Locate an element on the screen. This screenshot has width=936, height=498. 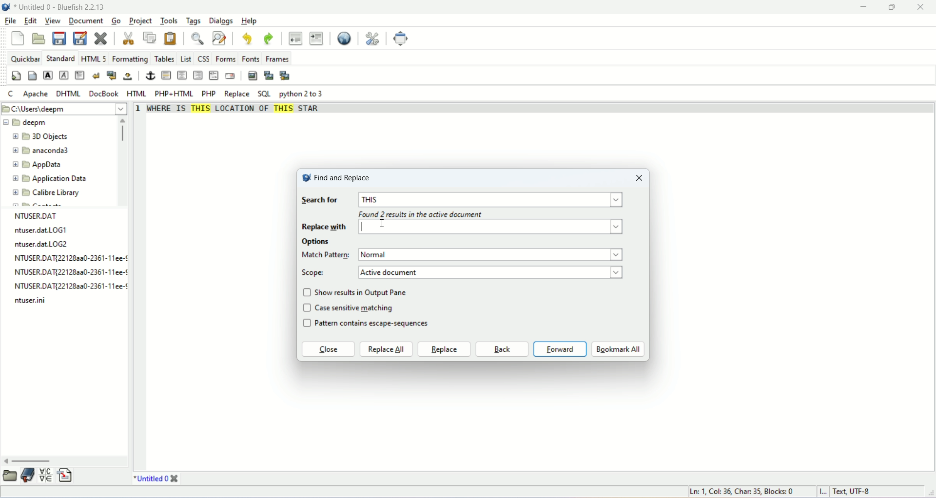
paste is located at coordinates (171, 38).